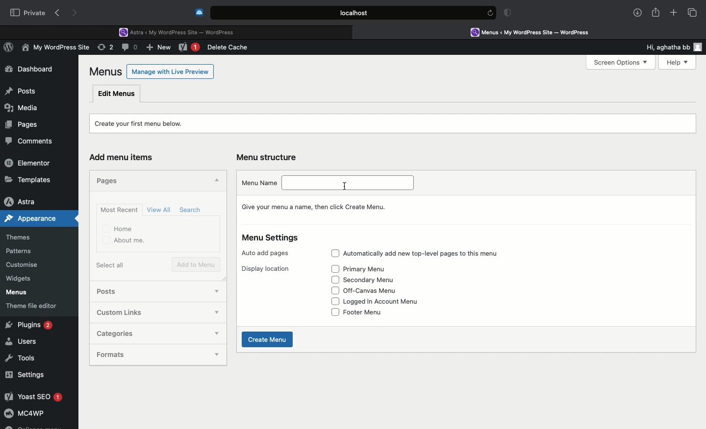 This screenshot has width=706, height=429. Describe the element at coordinates (106, 71) in the screenshot. I see `Menus` at that location.